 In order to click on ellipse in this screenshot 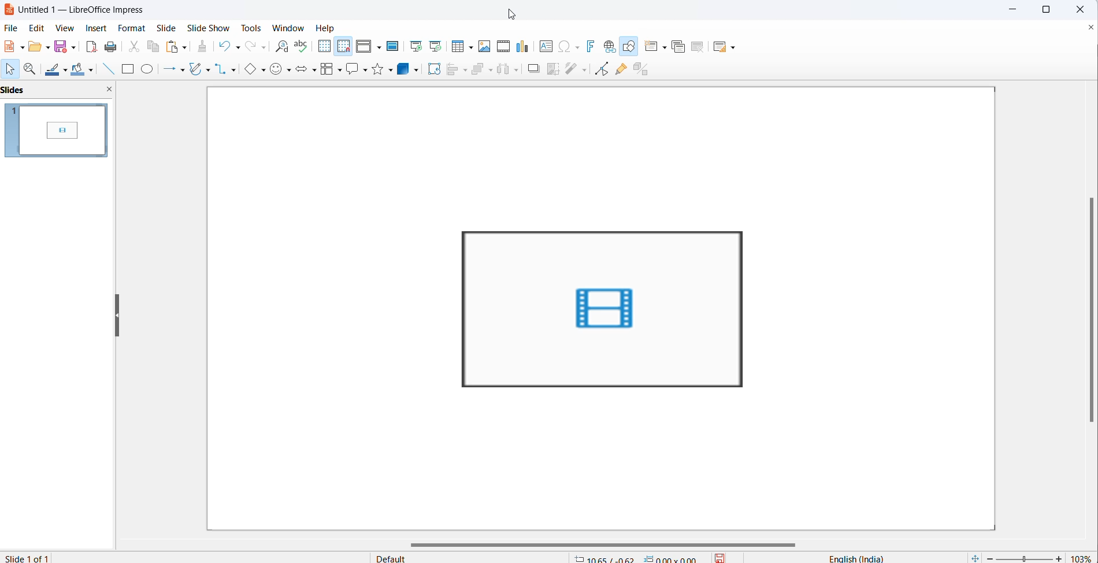, I will do `click(149, 70)`.